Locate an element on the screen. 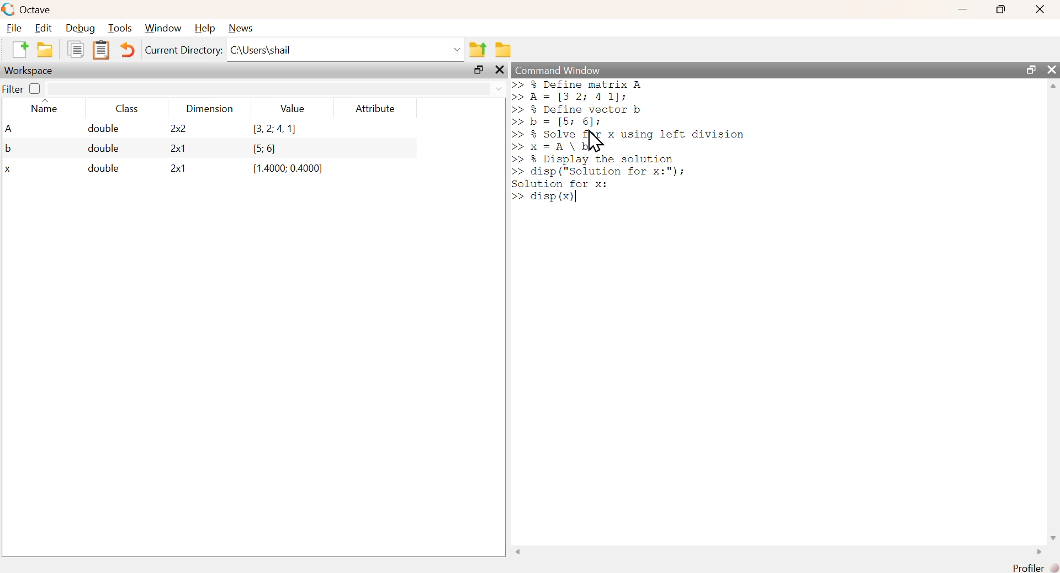 The height and width of the screenshot is (573, 1060). close is located at coordinates (1052, 69).